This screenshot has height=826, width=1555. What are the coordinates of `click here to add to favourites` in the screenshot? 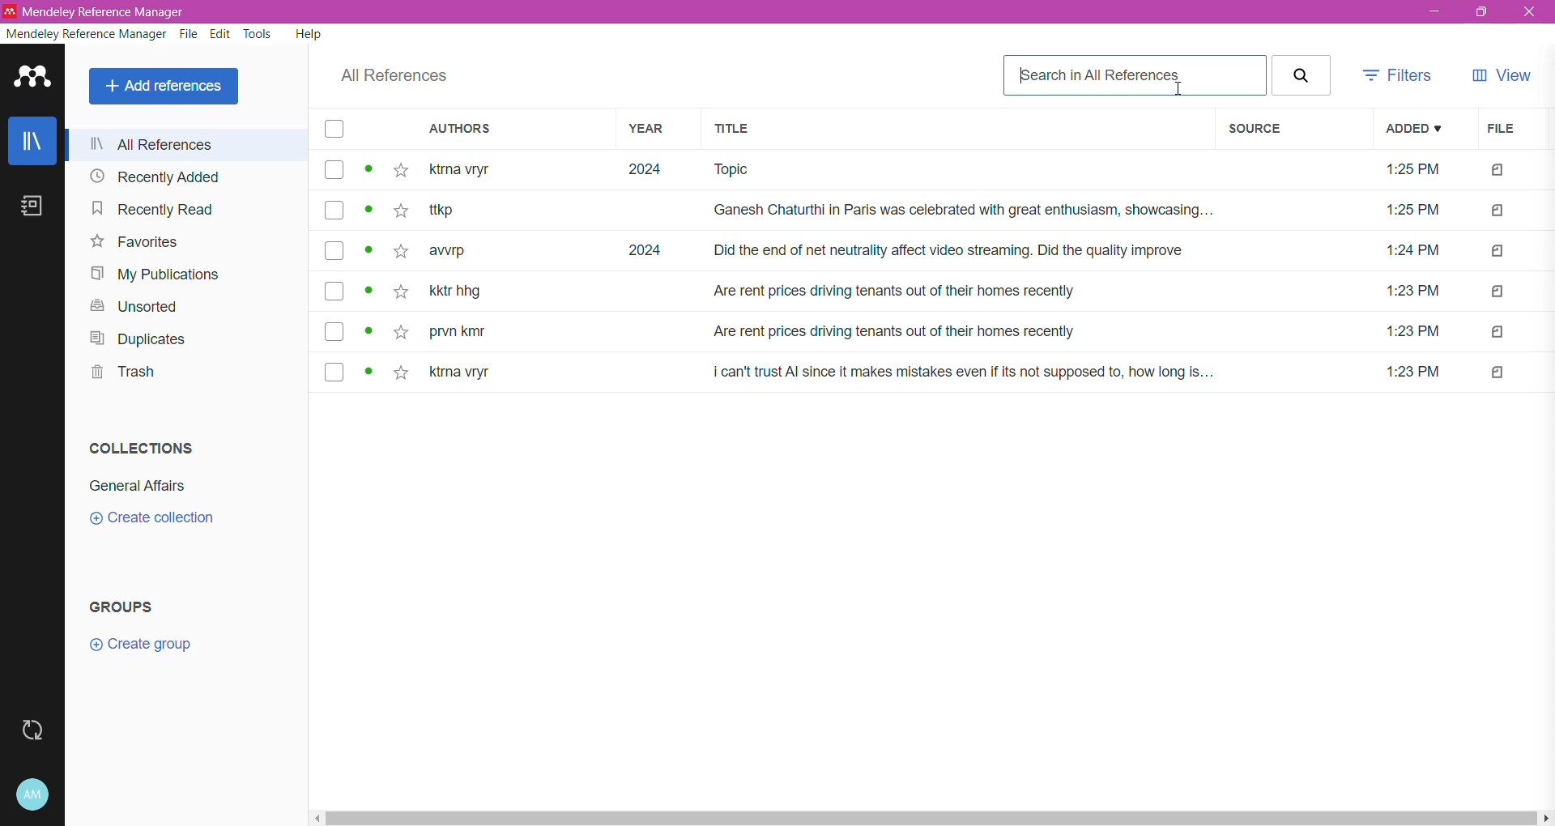 It's located at (404, 373).